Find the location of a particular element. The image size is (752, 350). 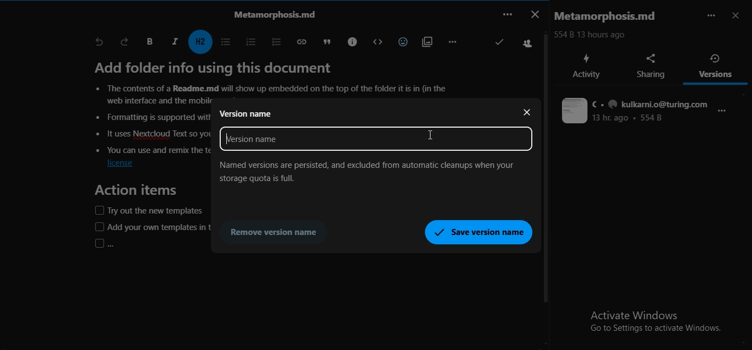

insert attachments is located at coordinates (426, 41).